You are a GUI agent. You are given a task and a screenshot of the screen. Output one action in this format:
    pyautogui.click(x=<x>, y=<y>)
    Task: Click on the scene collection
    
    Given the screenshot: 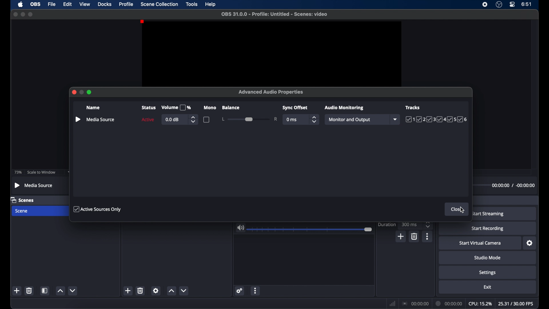 What is the action you would take?
    pyautogui.click(x=159, y=4)
    